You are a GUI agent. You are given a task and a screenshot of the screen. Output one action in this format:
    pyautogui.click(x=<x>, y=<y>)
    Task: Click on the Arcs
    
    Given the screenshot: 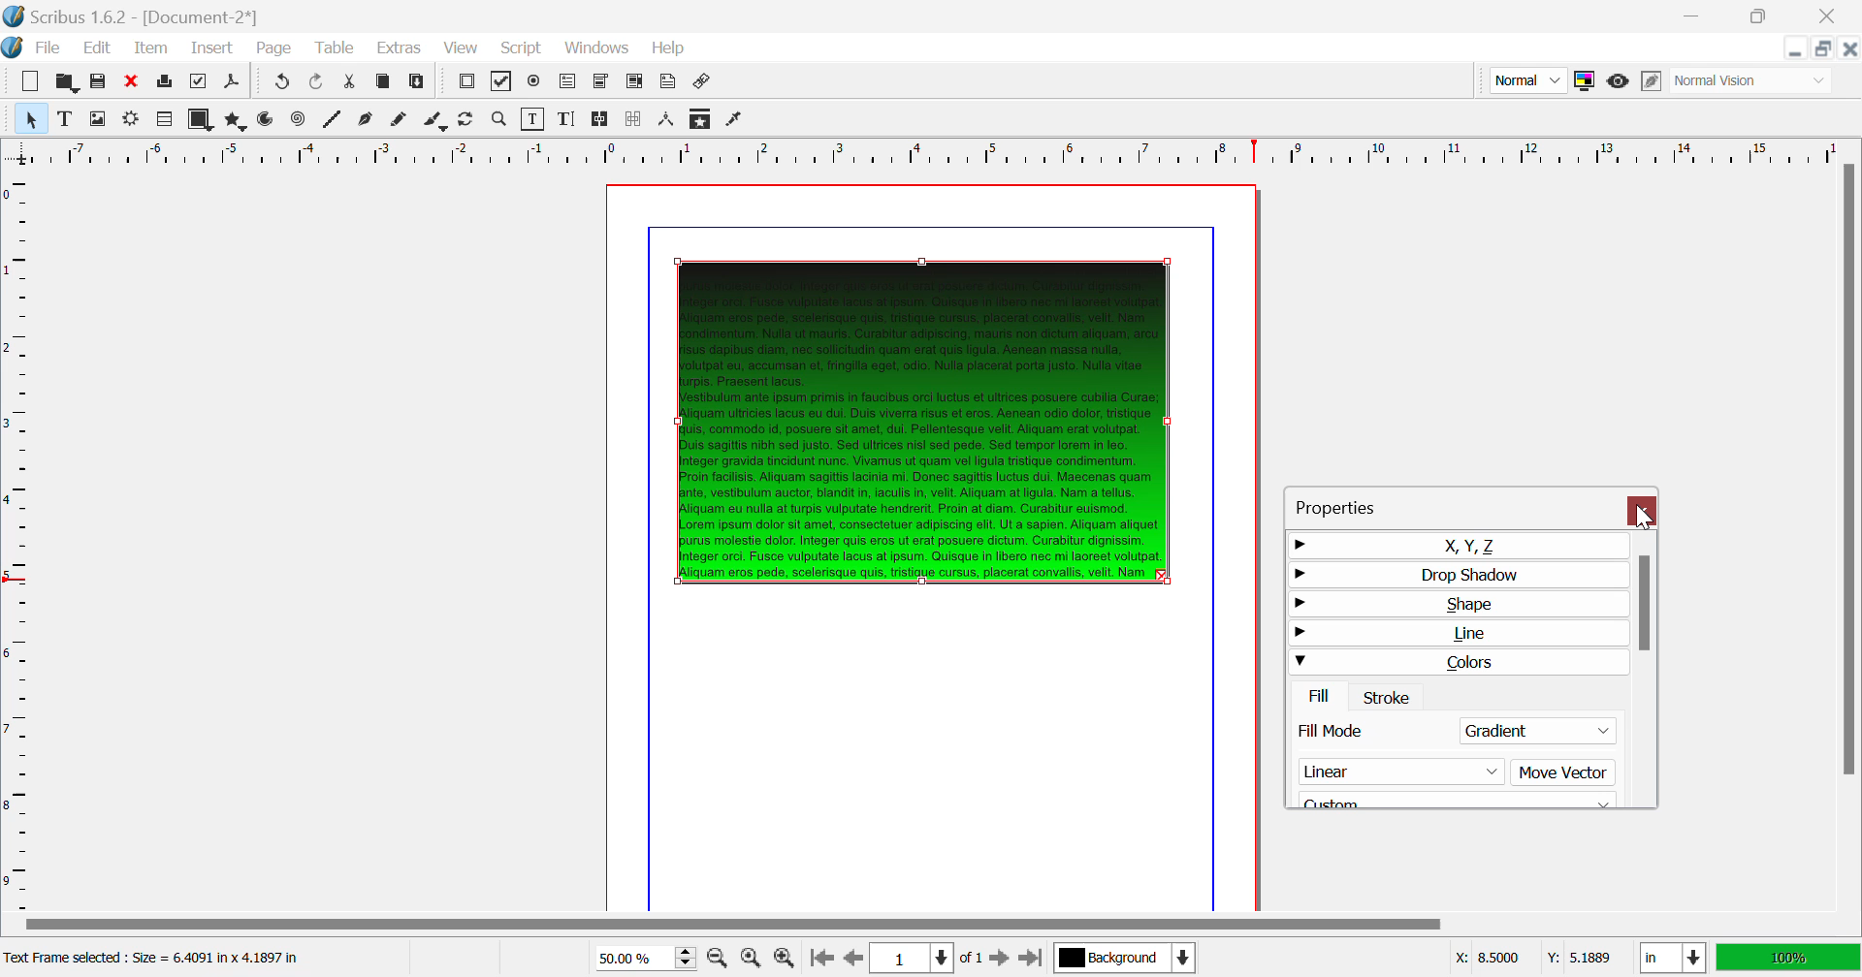 What is the action you would take?
    pyautogui.click(x=268, y=121)
    